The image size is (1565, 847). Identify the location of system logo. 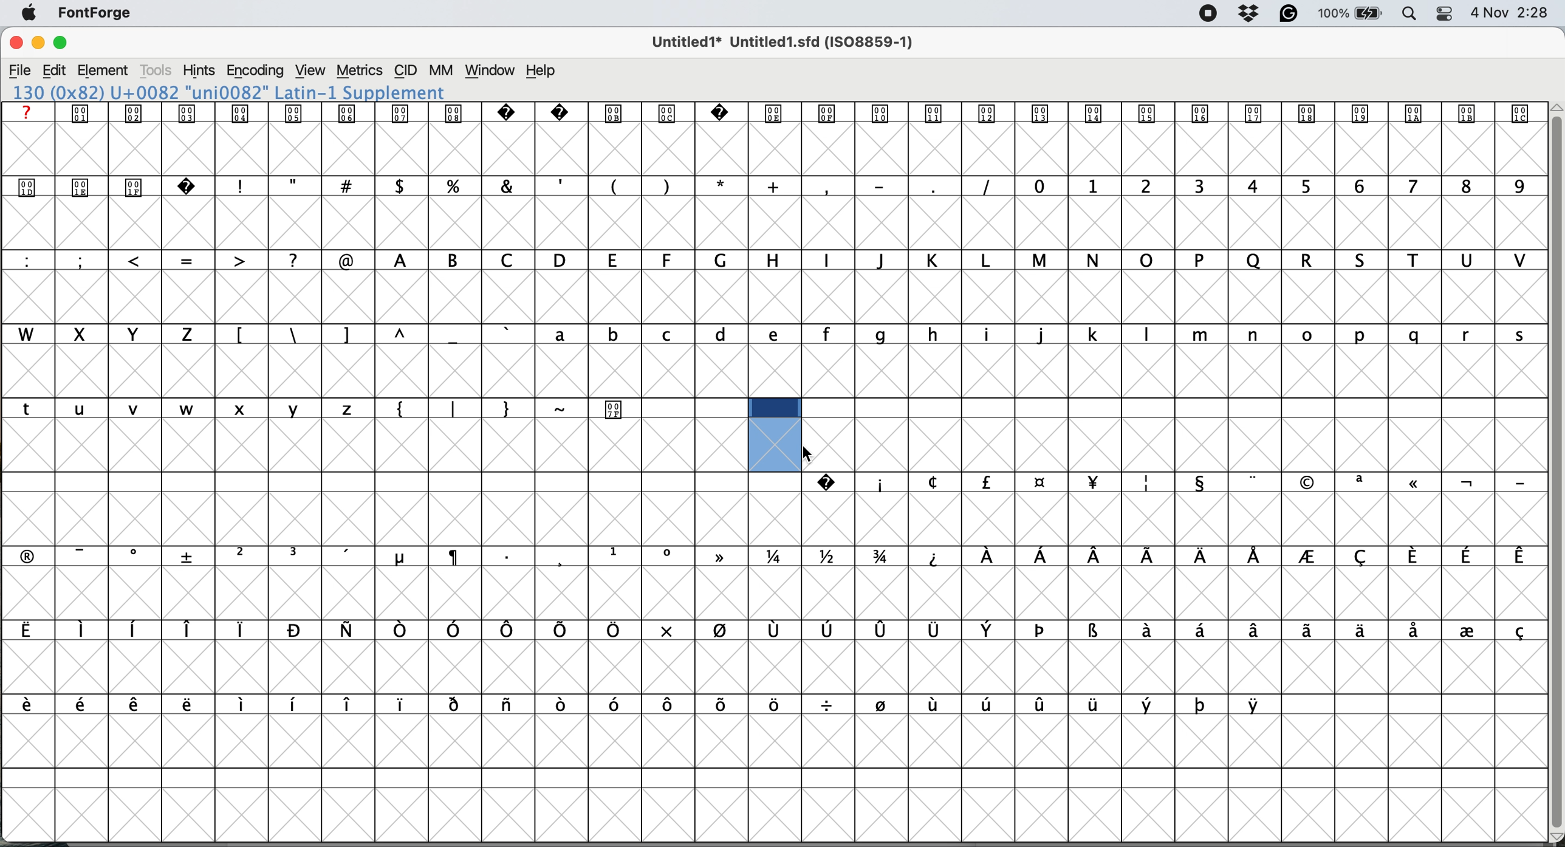
(29, 14).